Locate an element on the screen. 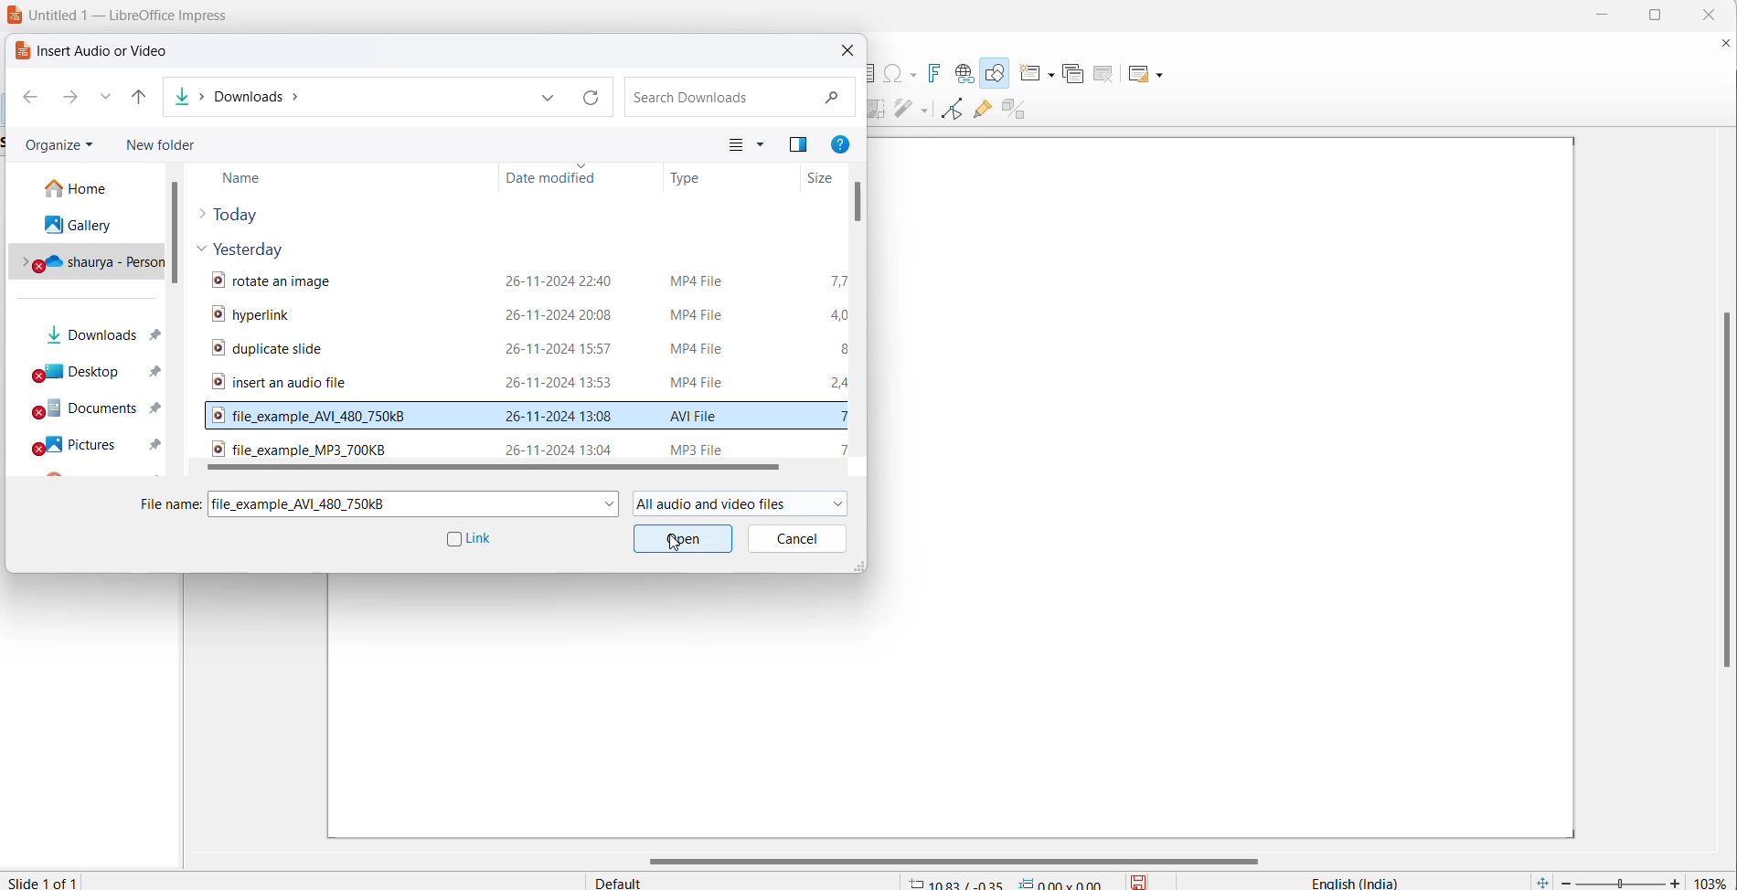  organize is located at coordinates (53, 146).